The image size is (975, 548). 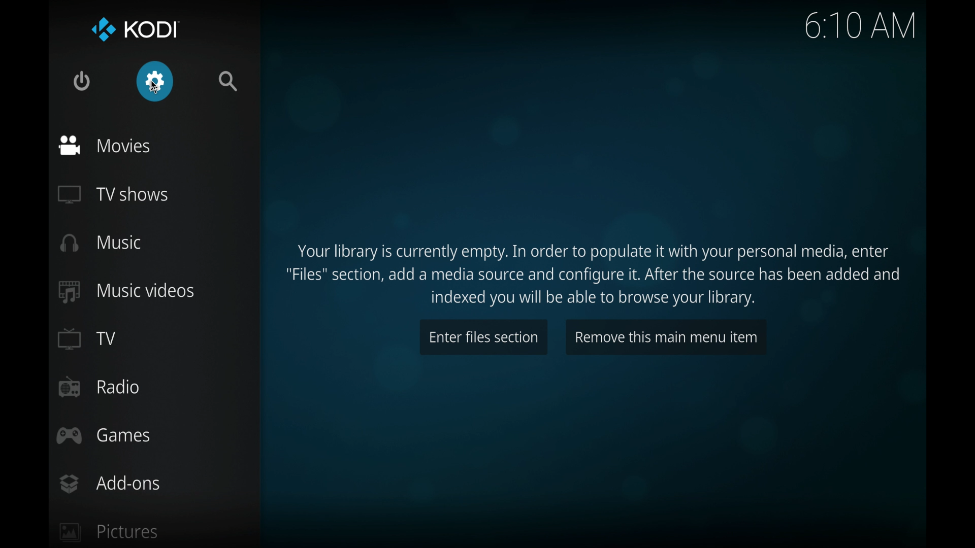 What do you see at coordinates (860, 25) in the screenshot?
I see `time` at bounding box center [860, 25].